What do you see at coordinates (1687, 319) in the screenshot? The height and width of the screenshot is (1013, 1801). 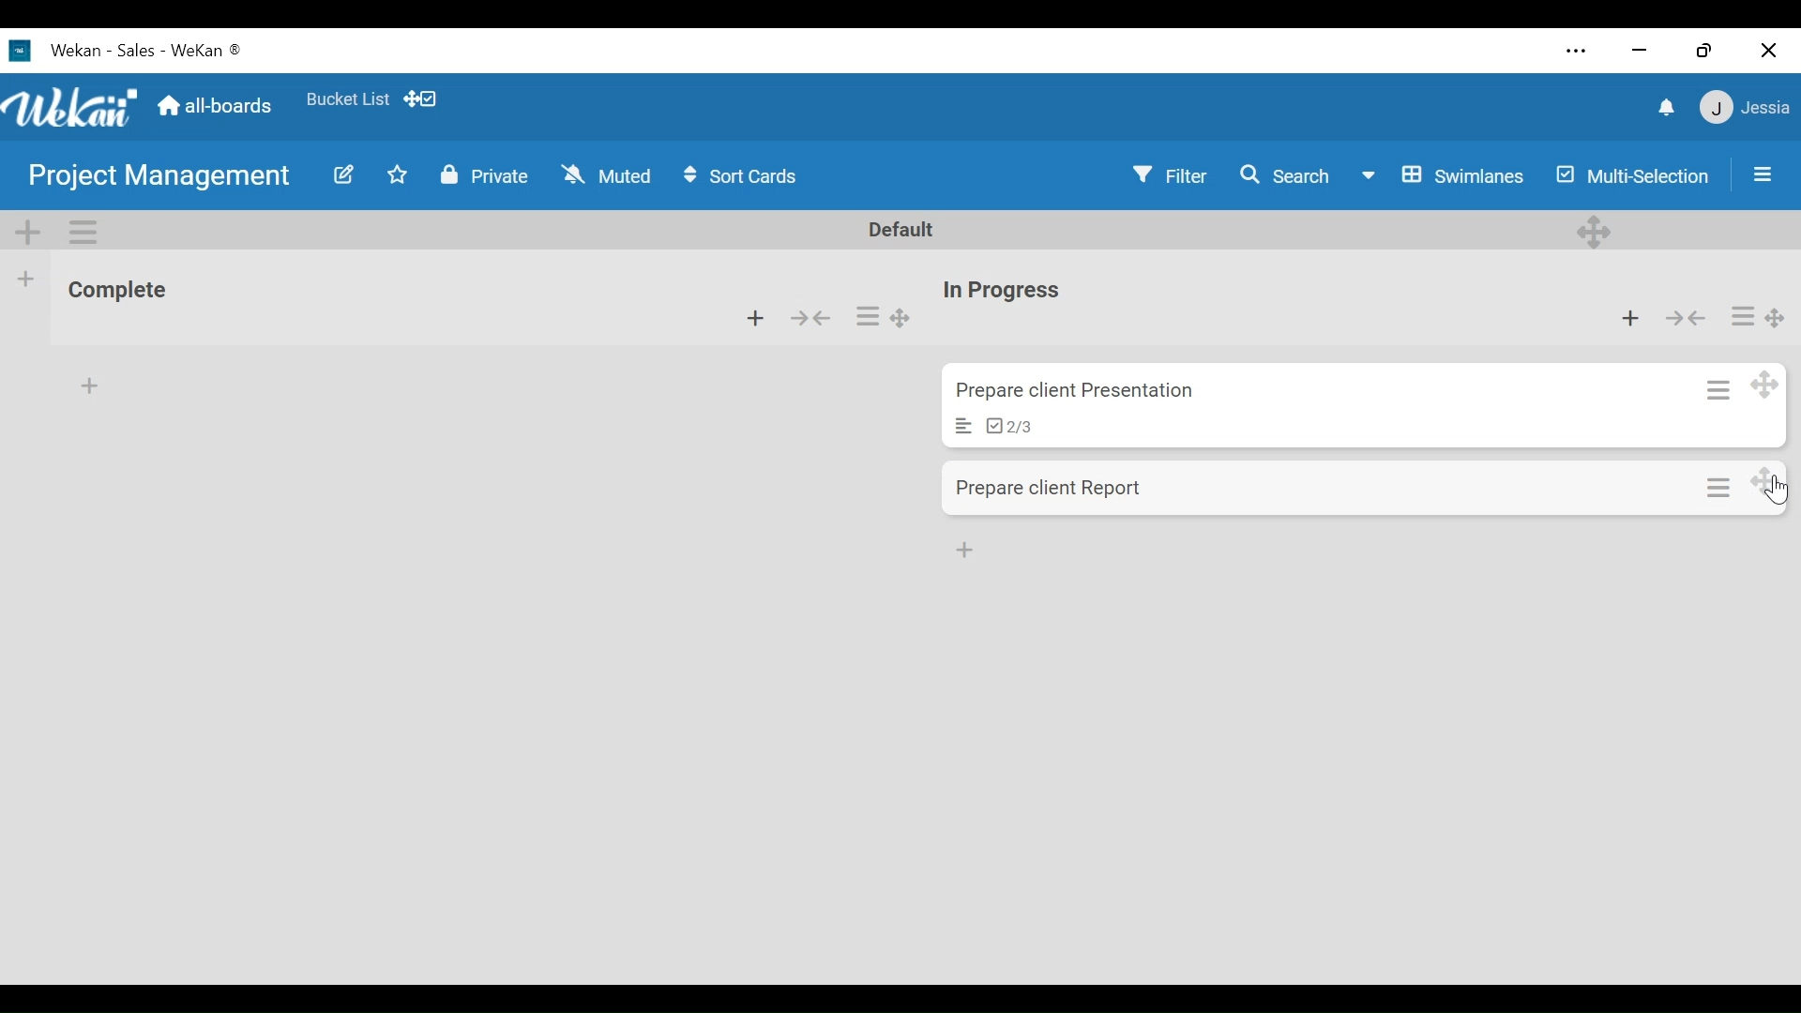 I see `Collapse` at bounding box center [1687, 319].